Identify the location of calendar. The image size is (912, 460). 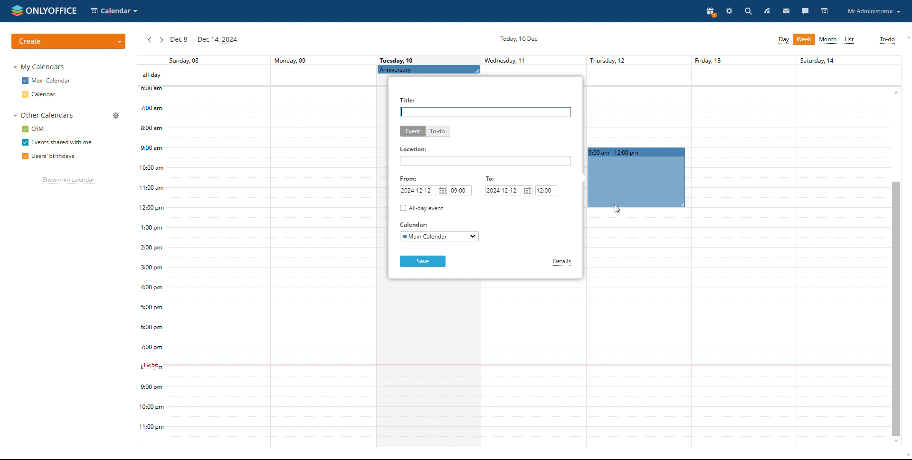
(825, 11).